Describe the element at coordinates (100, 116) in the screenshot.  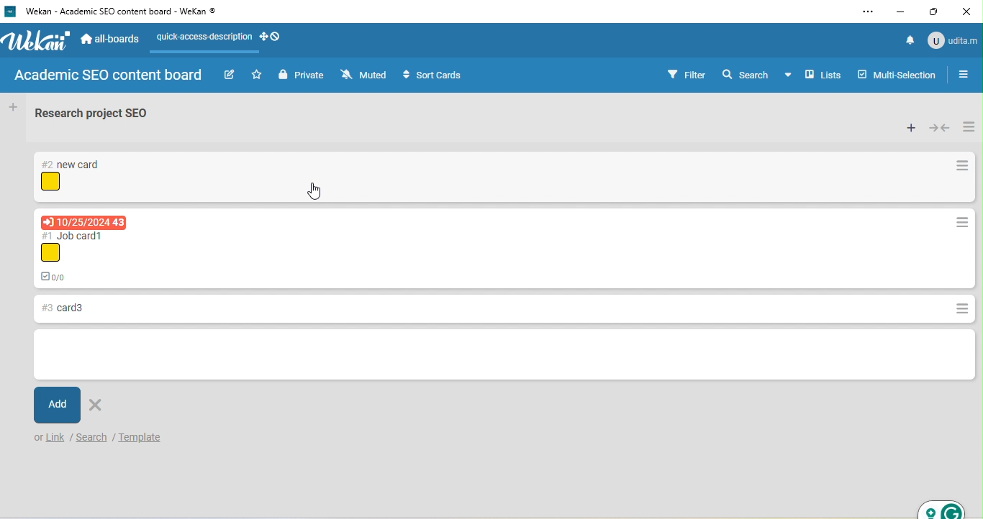
I see `list name: research project SEO` at that location.